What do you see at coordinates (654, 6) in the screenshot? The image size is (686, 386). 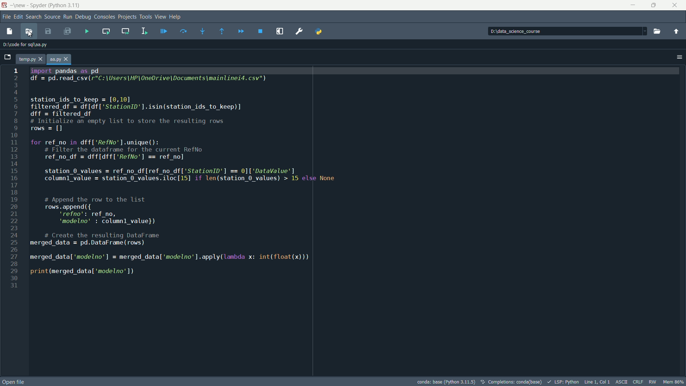 I see `Maximize` at bounding box center [654, 6].